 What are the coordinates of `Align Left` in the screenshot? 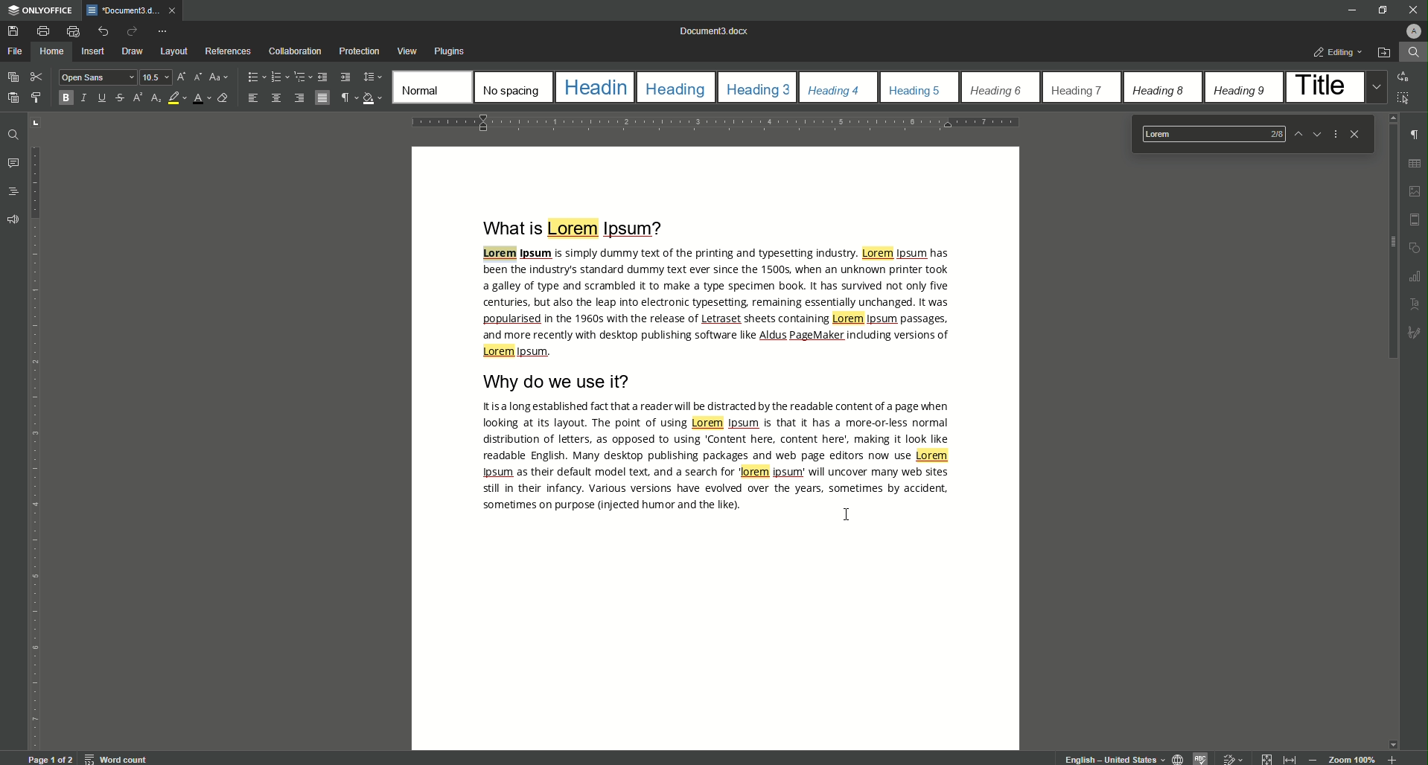 It's located at (253, 99).